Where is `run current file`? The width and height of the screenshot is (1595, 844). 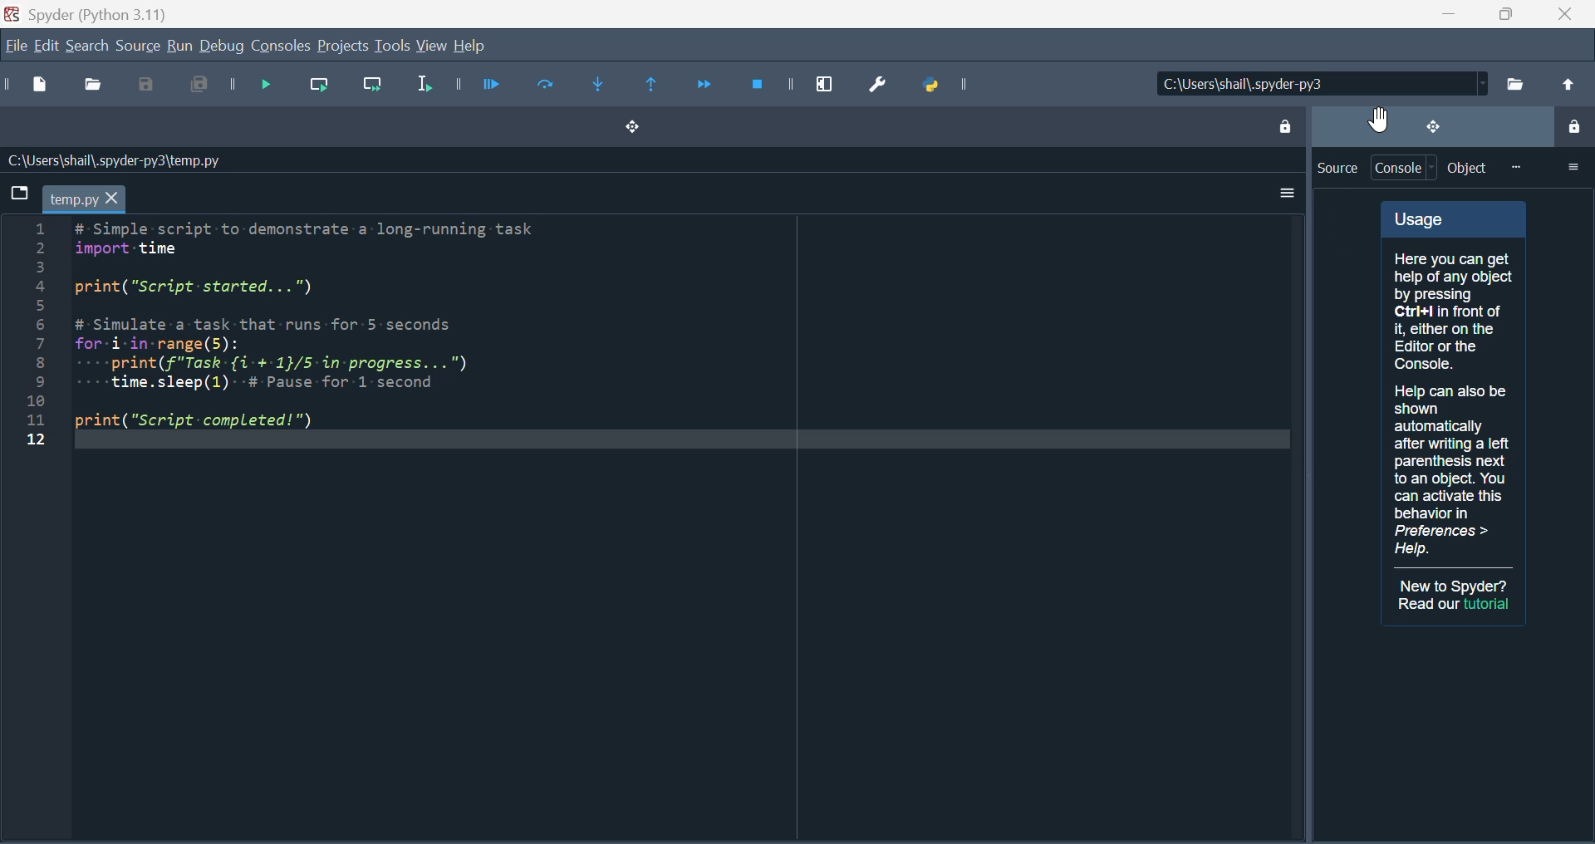
run current file is located at coordinates (547, 86).